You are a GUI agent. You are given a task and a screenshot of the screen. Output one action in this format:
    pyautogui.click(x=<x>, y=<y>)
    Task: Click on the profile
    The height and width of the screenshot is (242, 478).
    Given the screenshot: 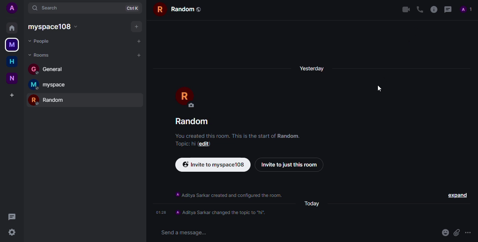 What is the action you would take?
    pyautogui.click(x=466, y=9)
    